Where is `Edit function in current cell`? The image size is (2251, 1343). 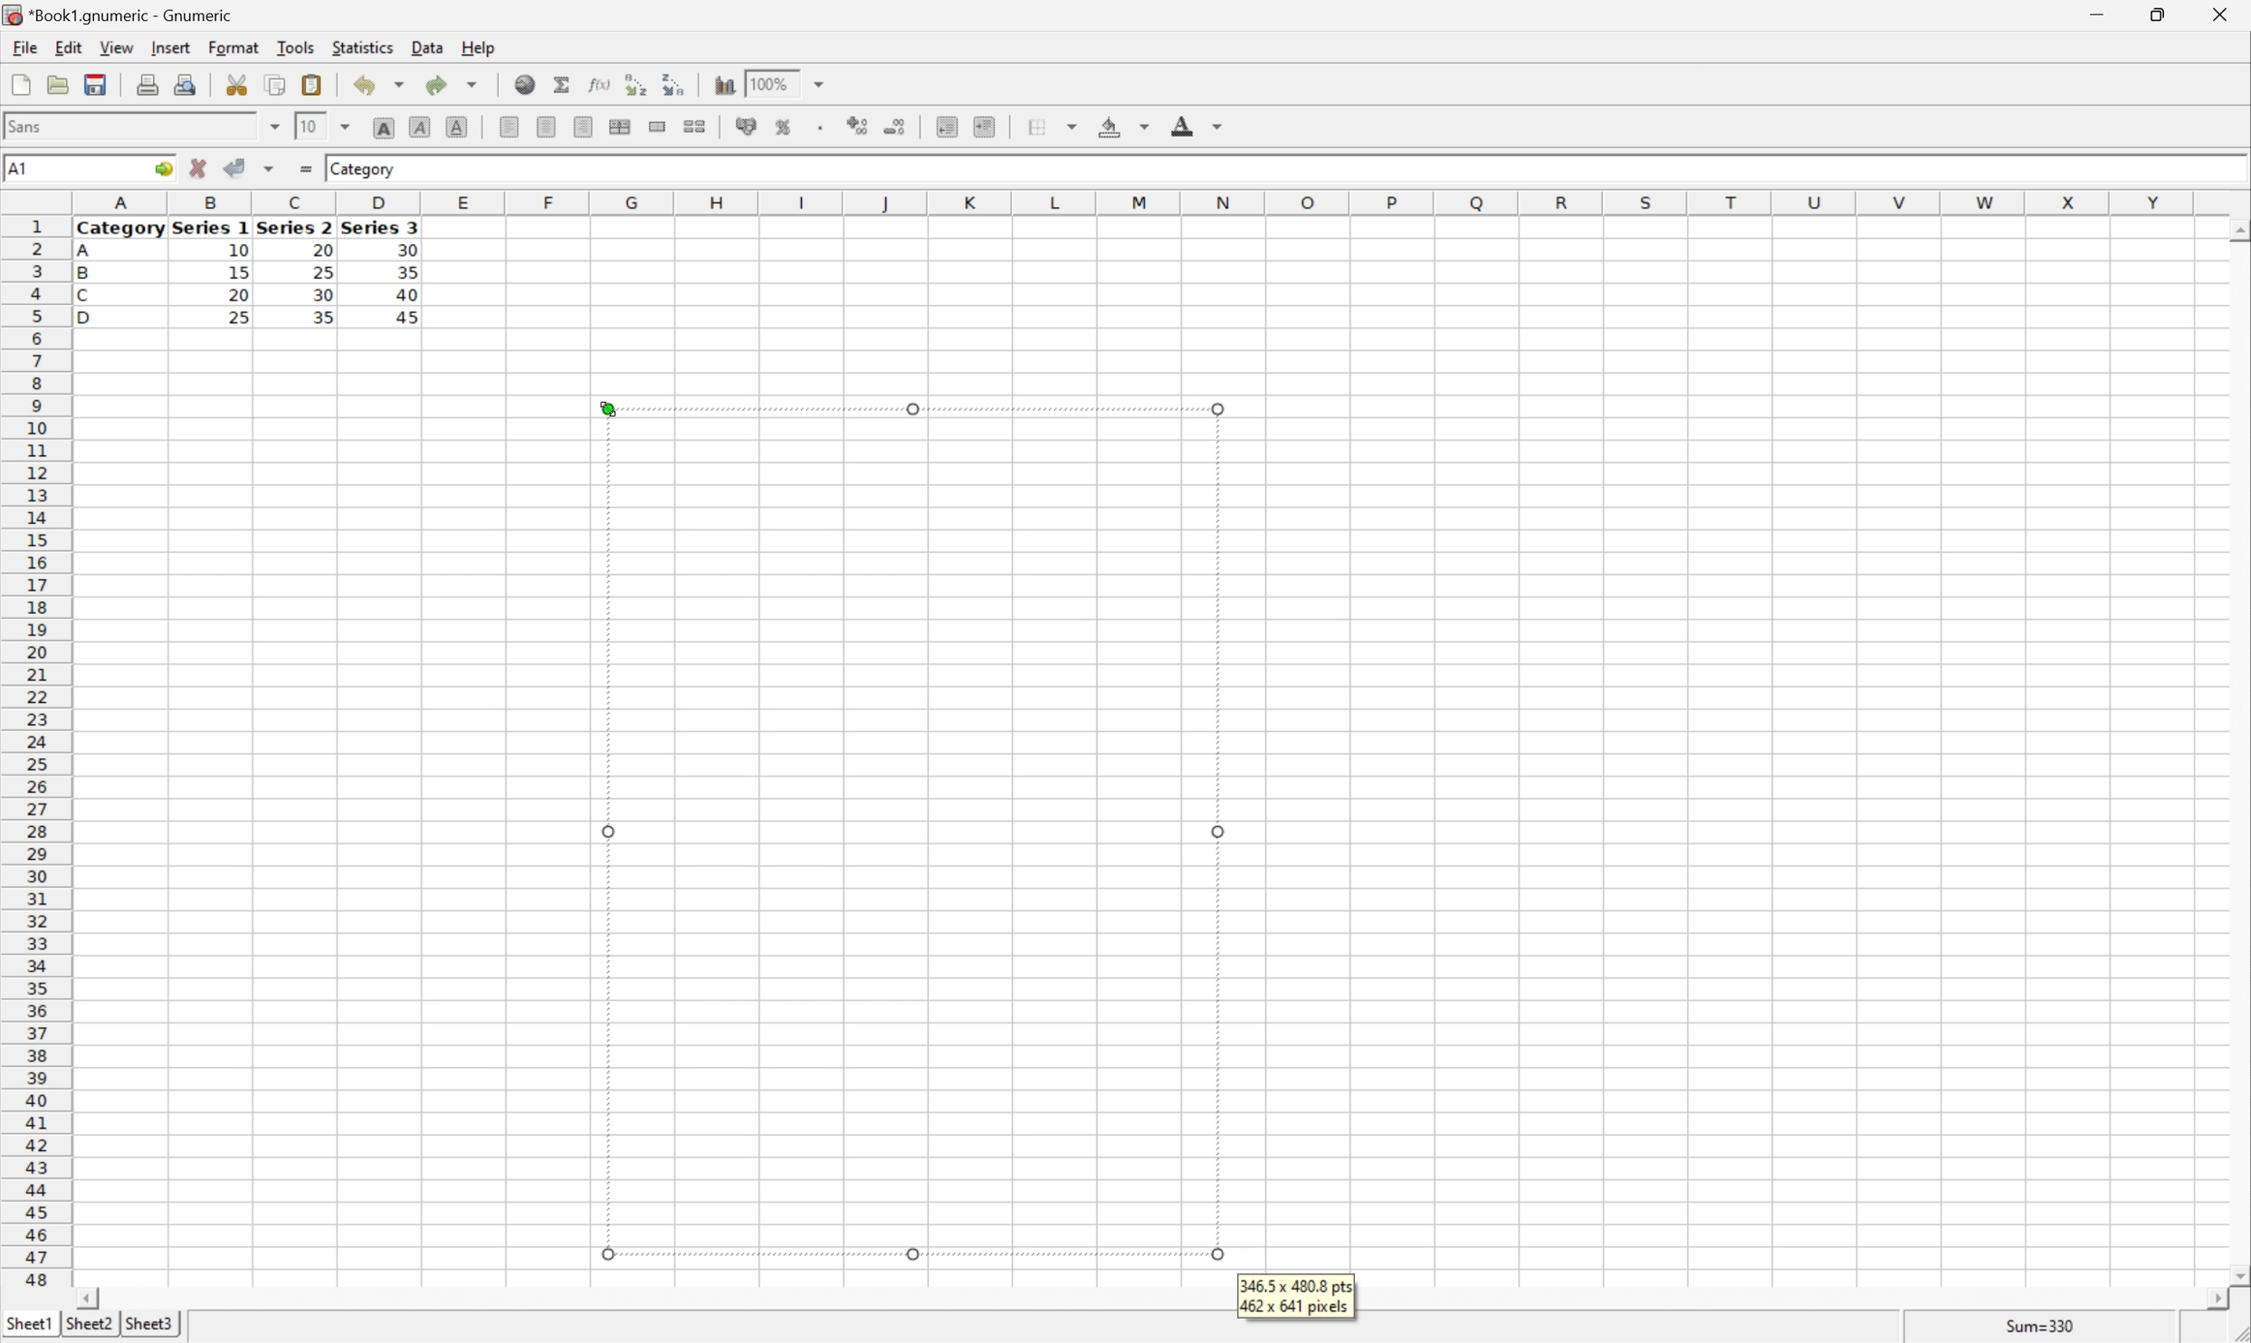 Edit function in current cell is located at coordinates (601, 84).